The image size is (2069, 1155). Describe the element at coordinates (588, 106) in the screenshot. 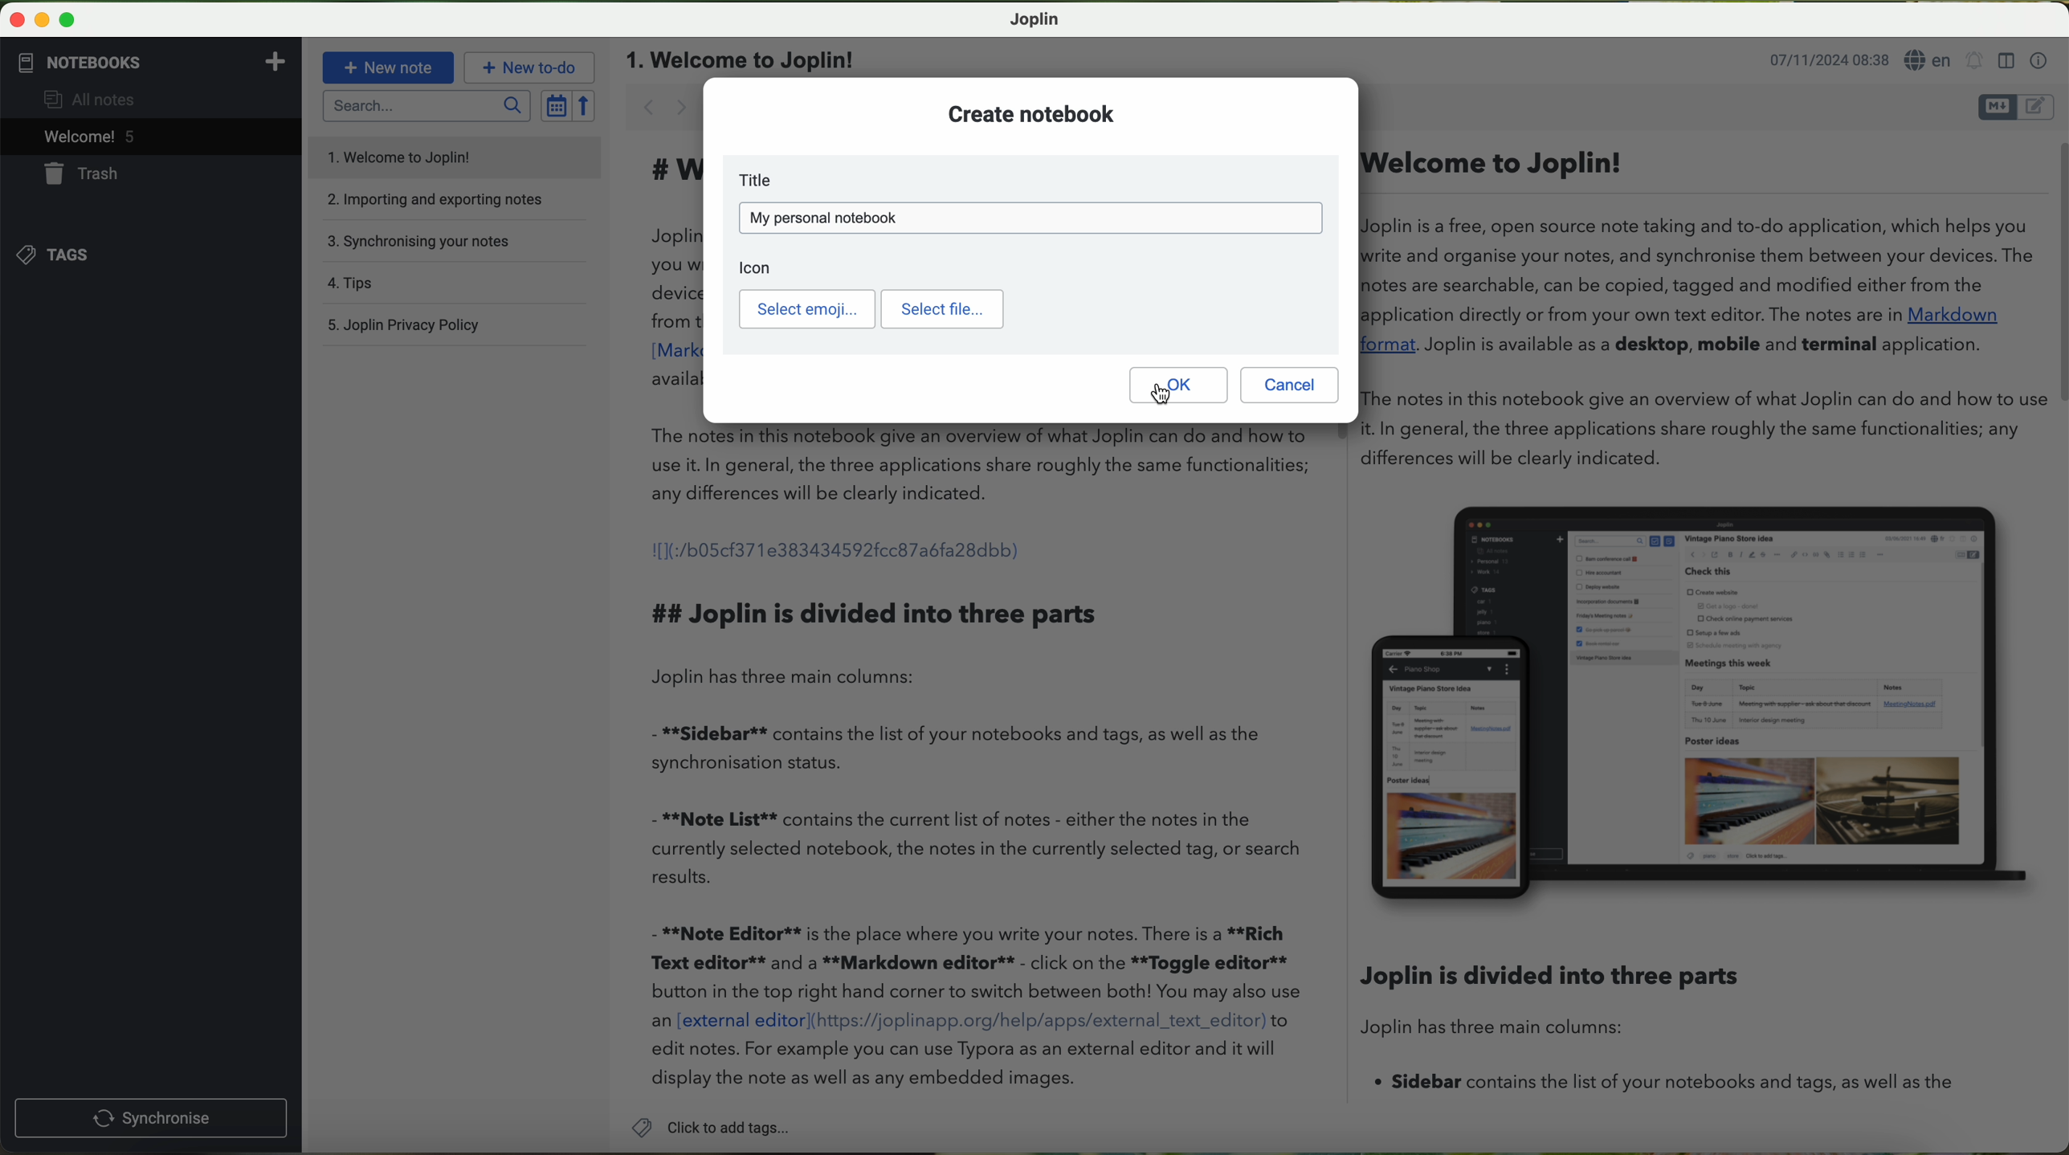

I see `` at that location.